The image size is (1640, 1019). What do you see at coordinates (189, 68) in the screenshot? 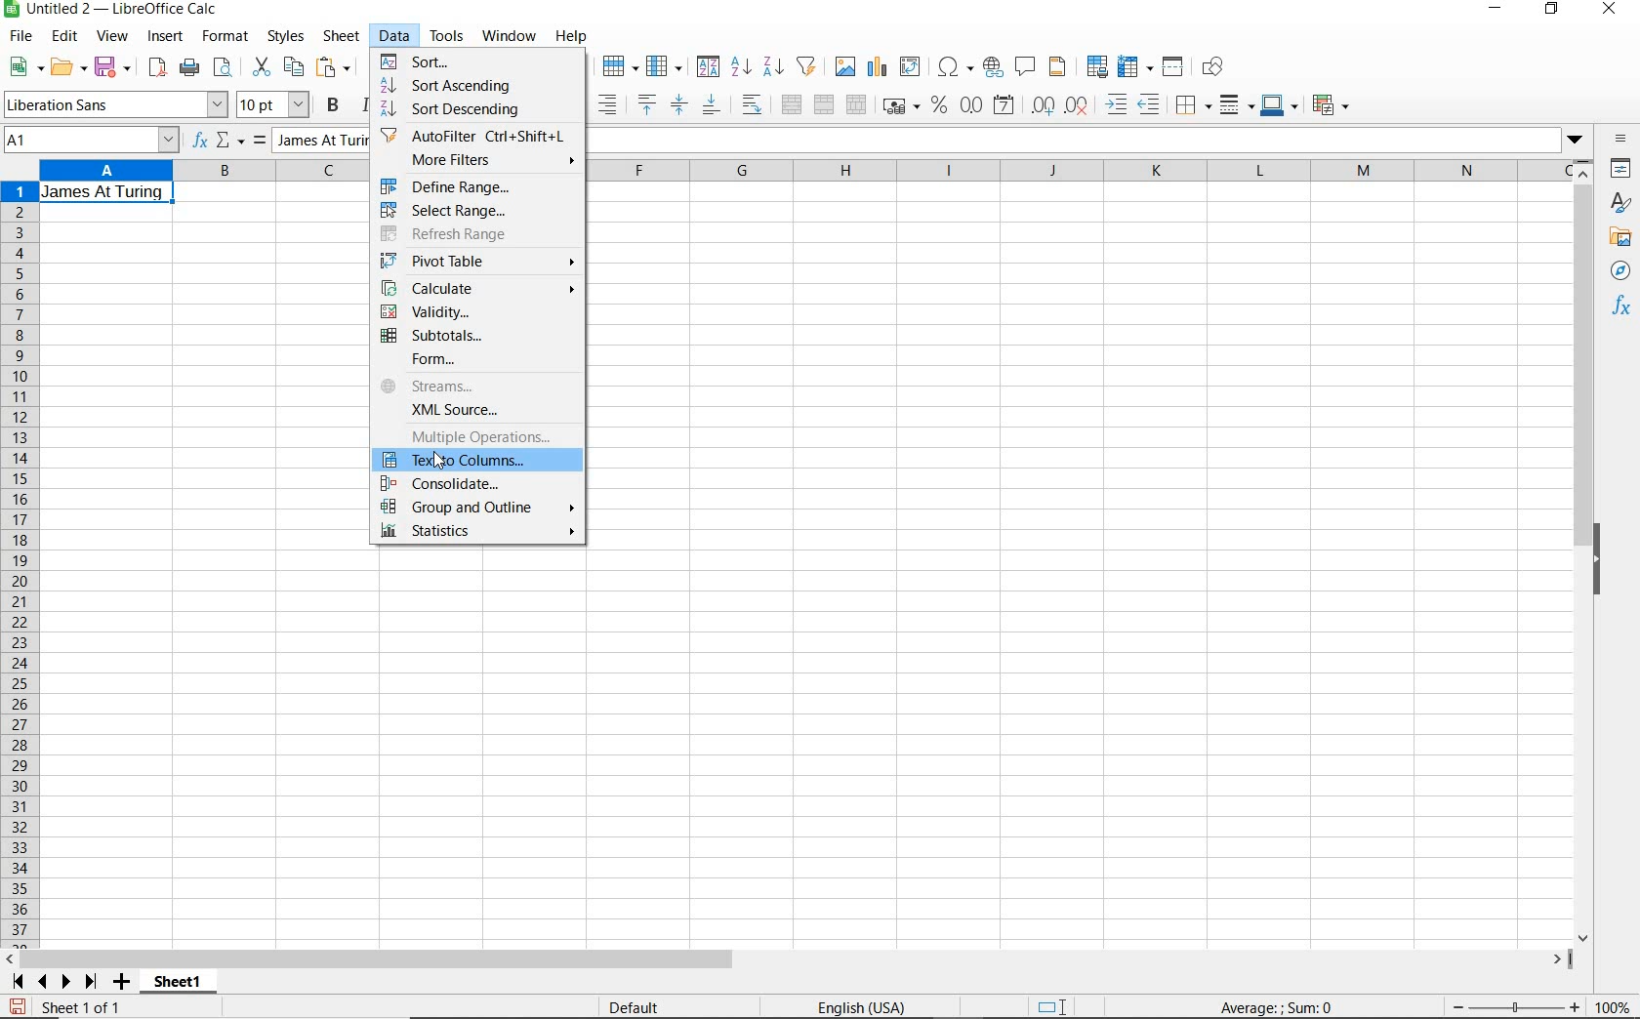
I see `print` at bounding box center [189, 68].